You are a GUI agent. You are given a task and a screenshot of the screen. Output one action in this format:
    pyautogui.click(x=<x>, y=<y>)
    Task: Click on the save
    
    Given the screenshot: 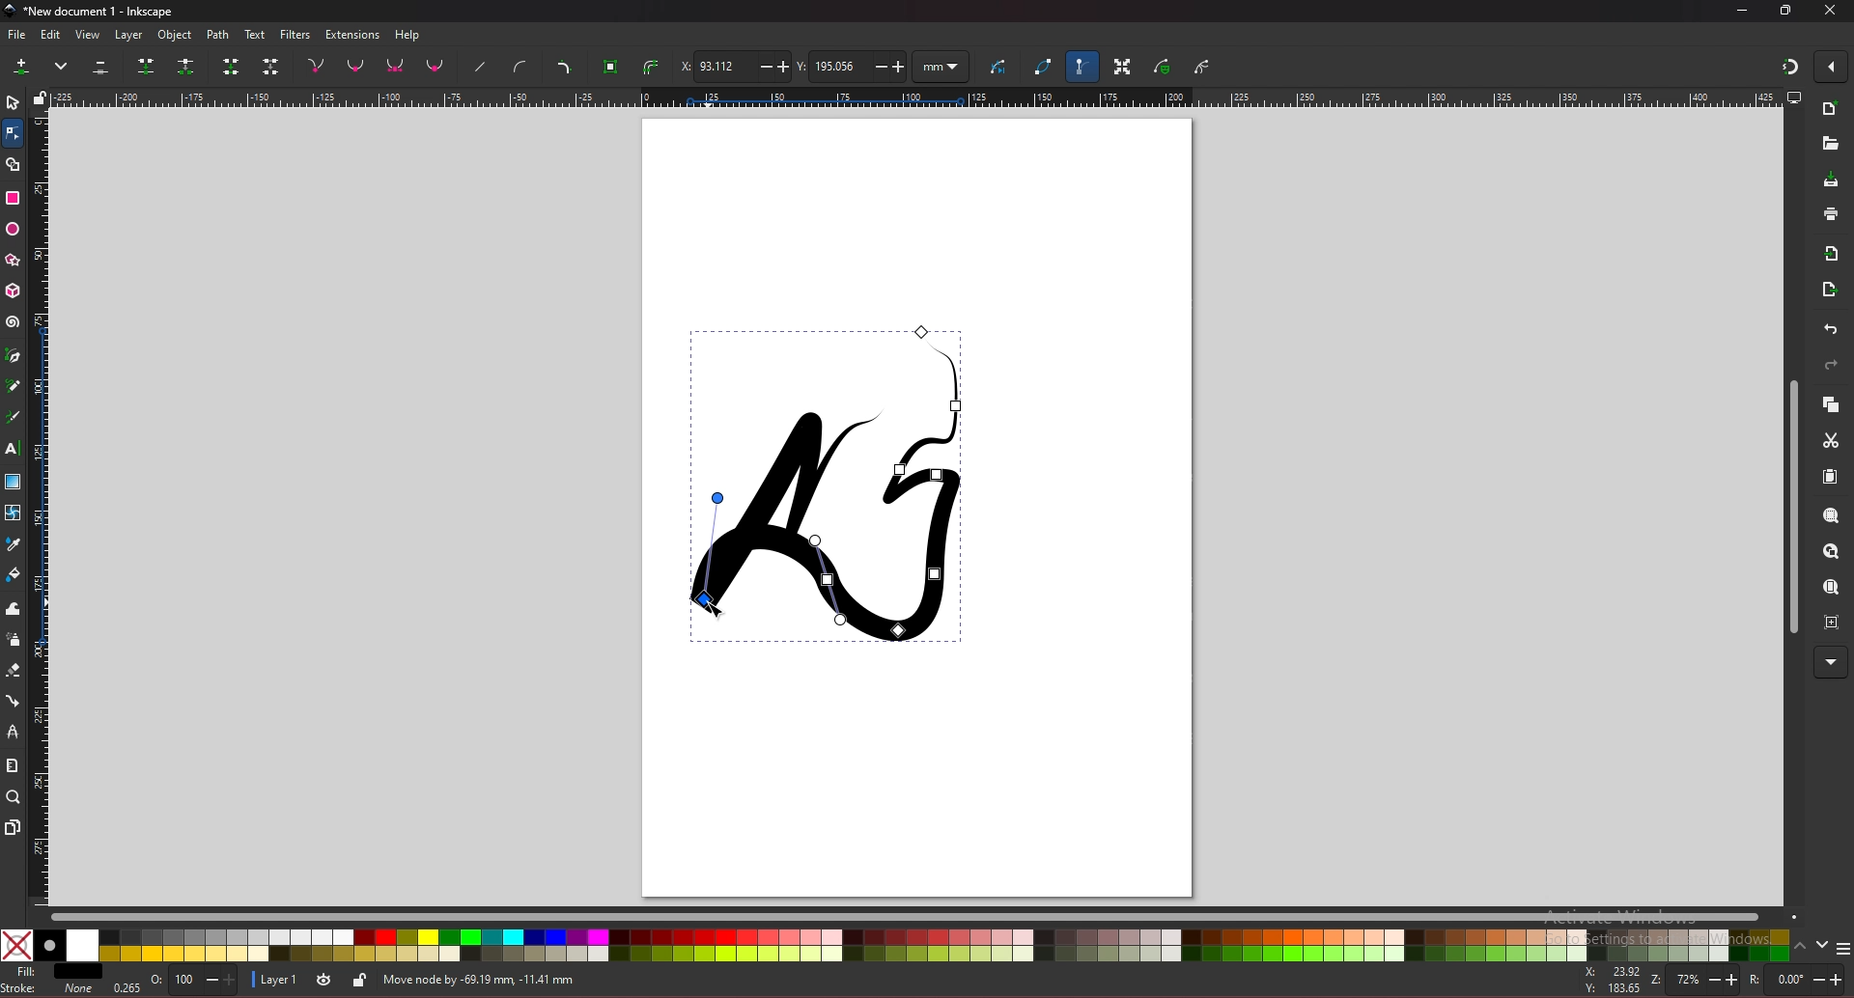 What is the action you would take?
    pyautogui.click(x=1831, y=180)
    